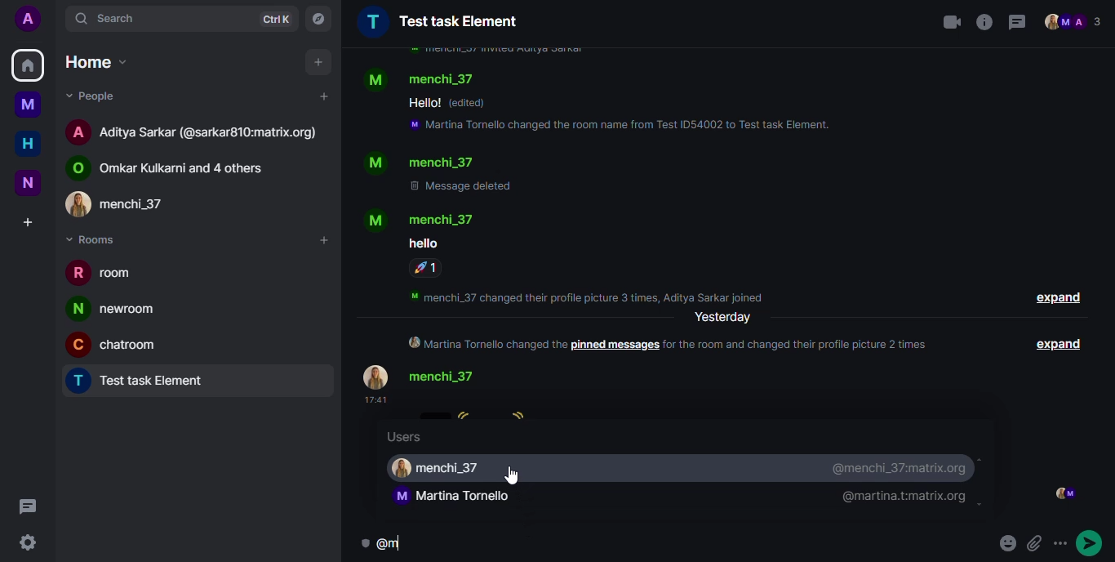 The image size is (1115, 562). What do you see at coordinates (1036, 542) in the screenshot?
I see `emoji` at bounding box center [1036, 542].